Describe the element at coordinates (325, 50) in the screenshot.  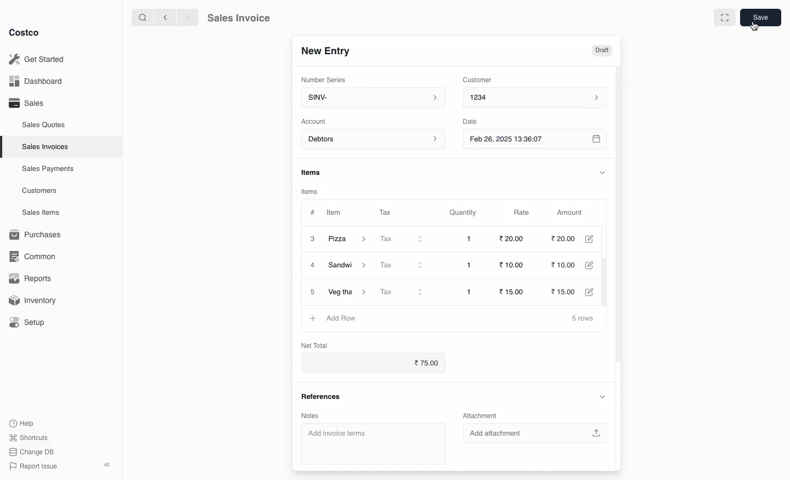
I see `New Entry` at that location.